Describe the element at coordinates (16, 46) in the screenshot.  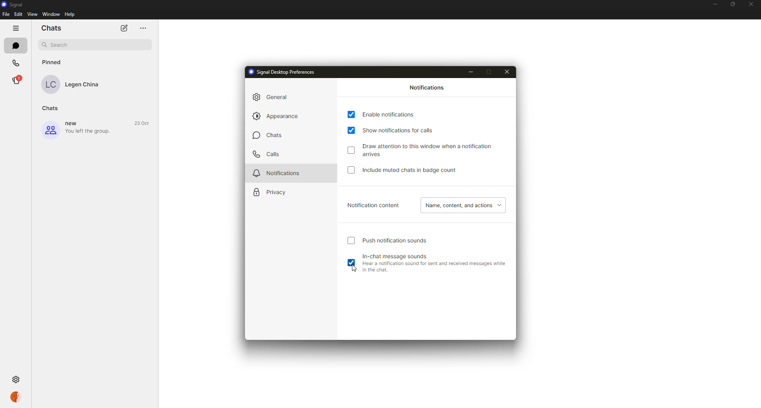
I see `chats` at that location.